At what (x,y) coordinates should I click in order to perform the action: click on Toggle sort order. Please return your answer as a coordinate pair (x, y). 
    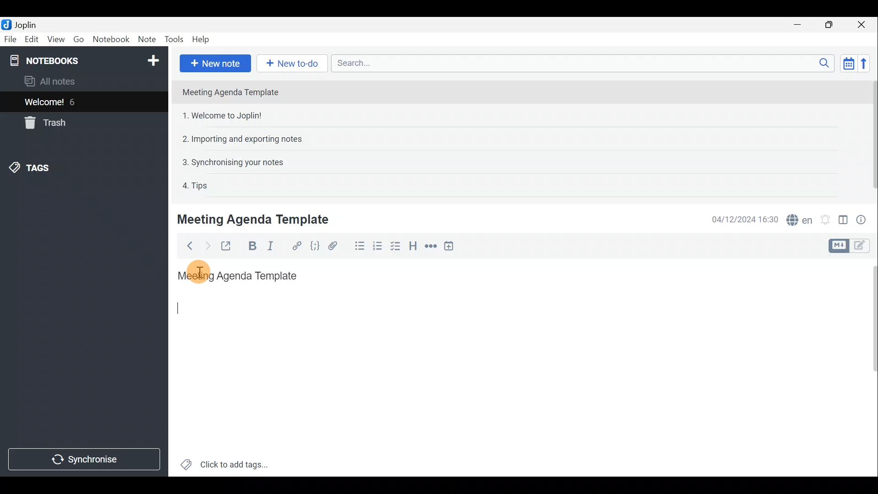
    Looking at the image, I should click on (847, 62).